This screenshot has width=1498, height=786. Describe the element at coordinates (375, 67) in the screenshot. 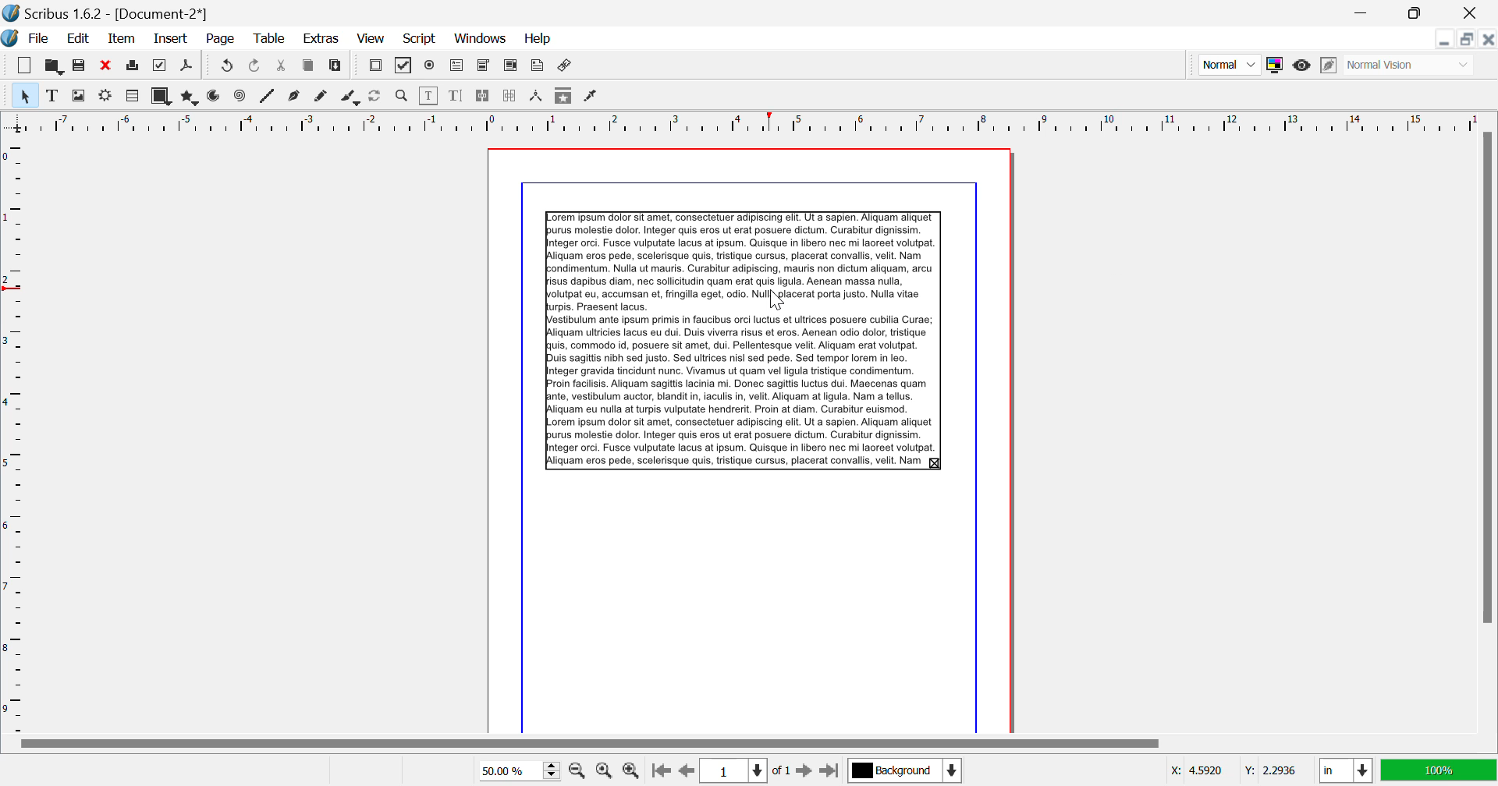

I see `Pdf Push Button` at that location.